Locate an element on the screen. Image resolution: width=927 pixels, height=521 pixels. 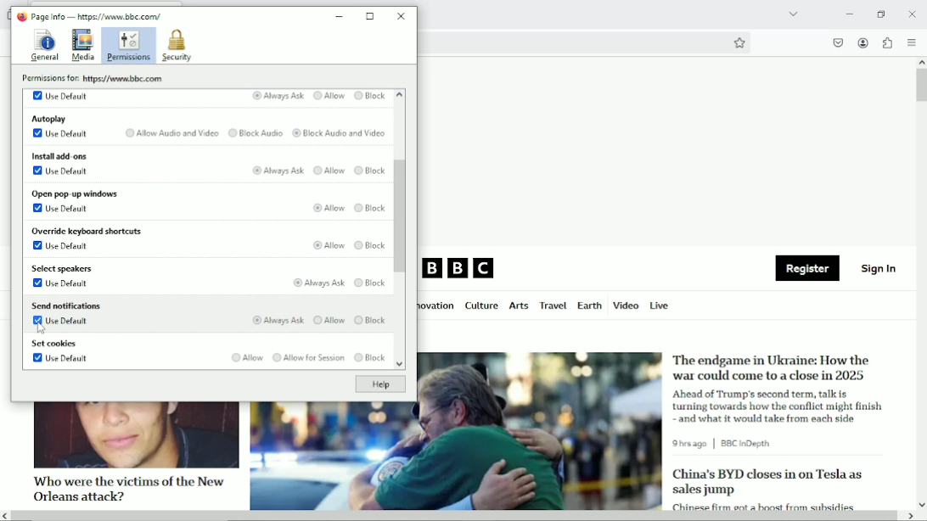
List all tabs is located at coordinates (791, 14).